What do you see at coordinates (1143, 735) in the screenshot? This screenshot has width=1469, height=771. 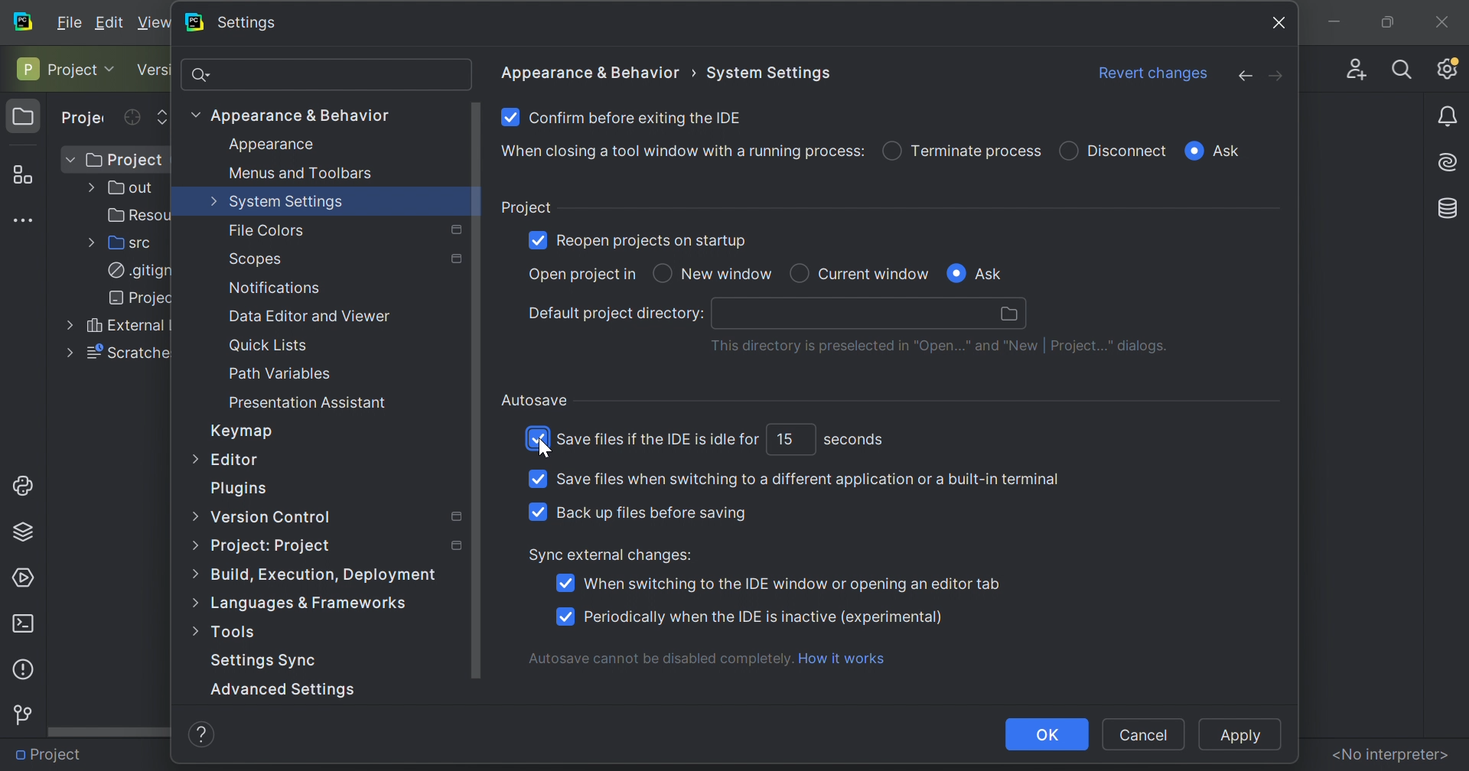 I see `Cancel` at bounding box center [1143, 735].